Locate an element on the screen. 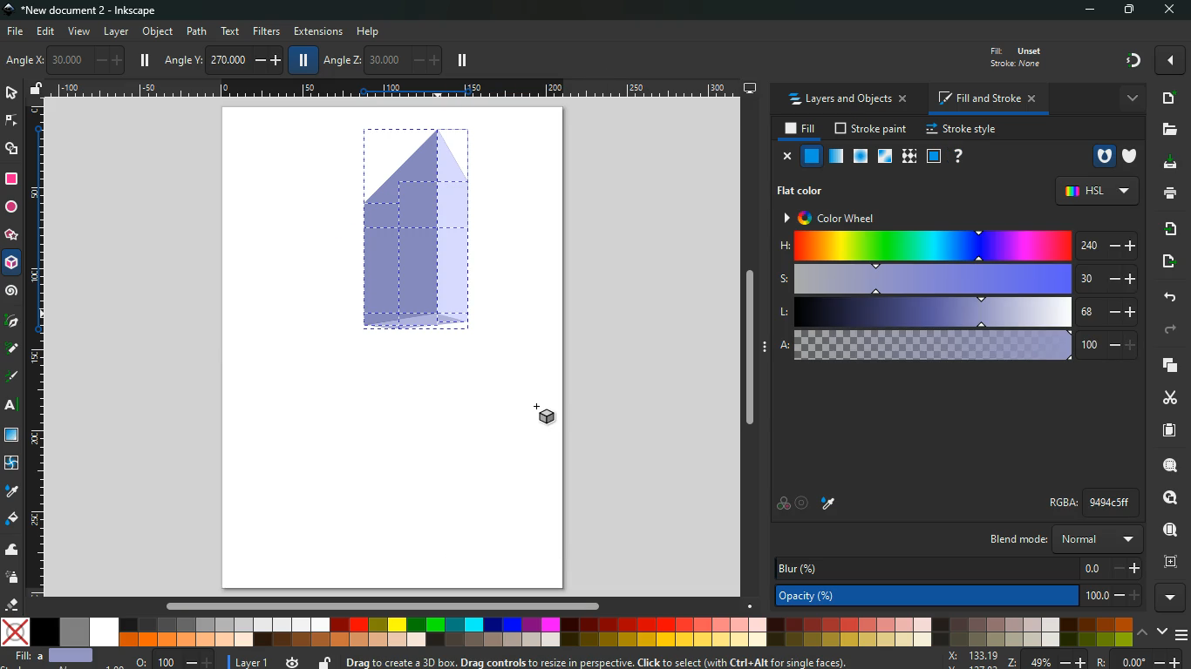  down is located at coordinates (1163, 632).